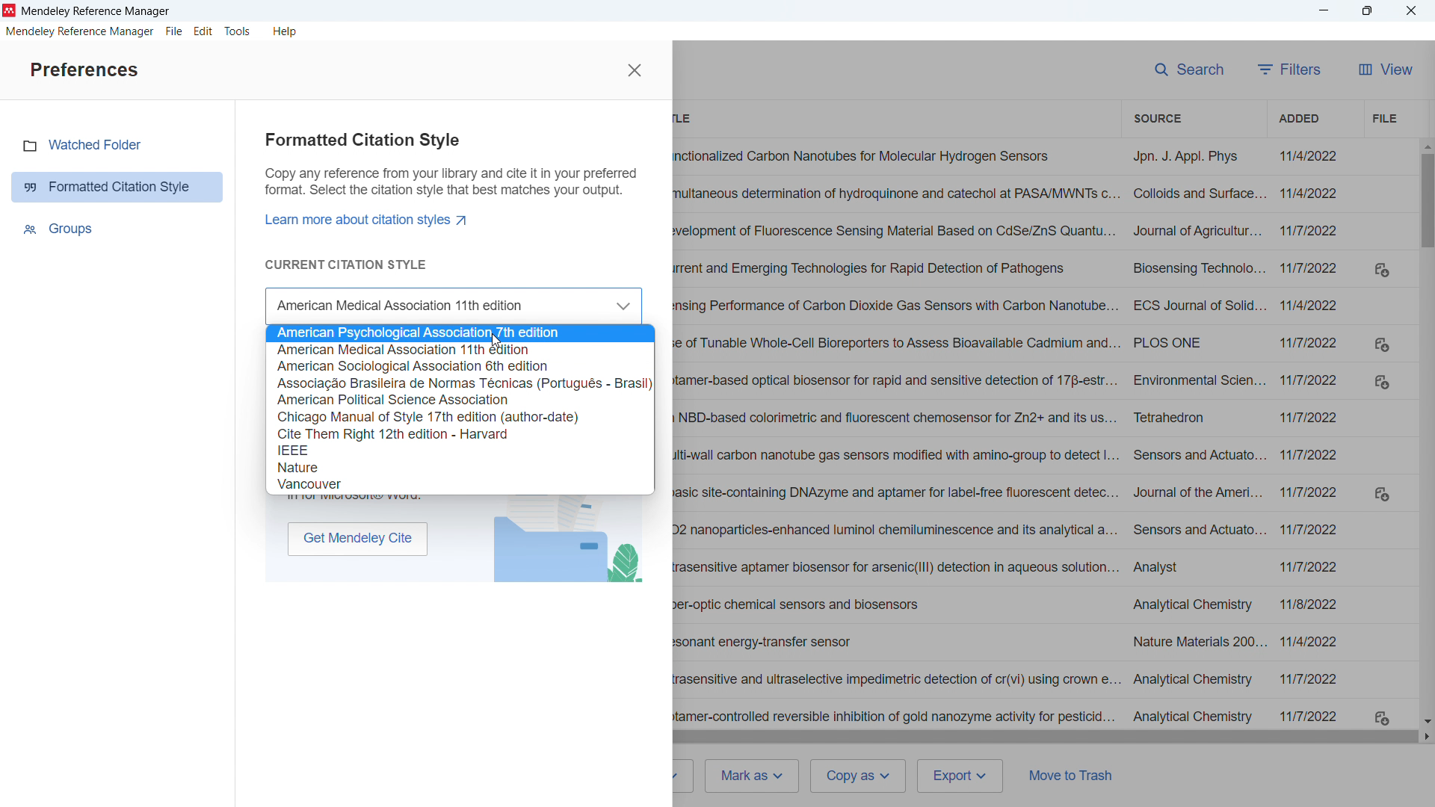 Image resolution: width=1435 pixels, height=807 pixels. I want to click on American political science association, so click(459, 399).